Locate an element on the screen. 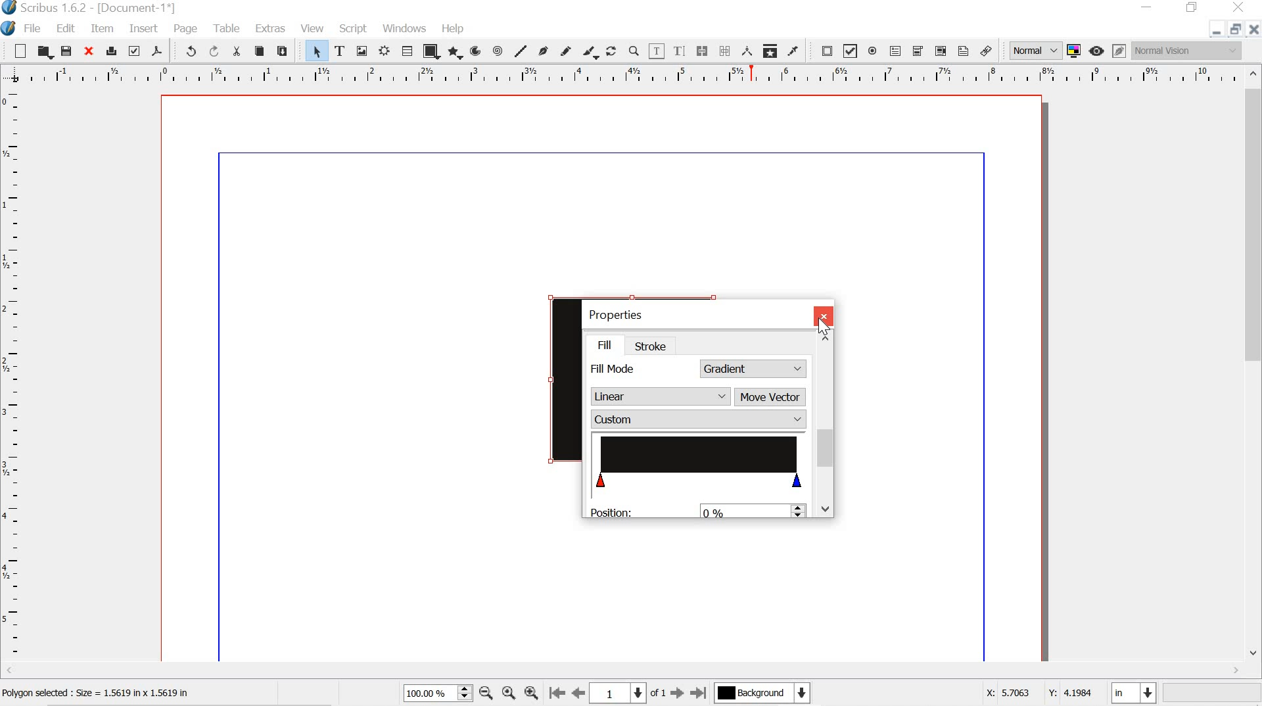  measurements is located at coordinates (745, 51).